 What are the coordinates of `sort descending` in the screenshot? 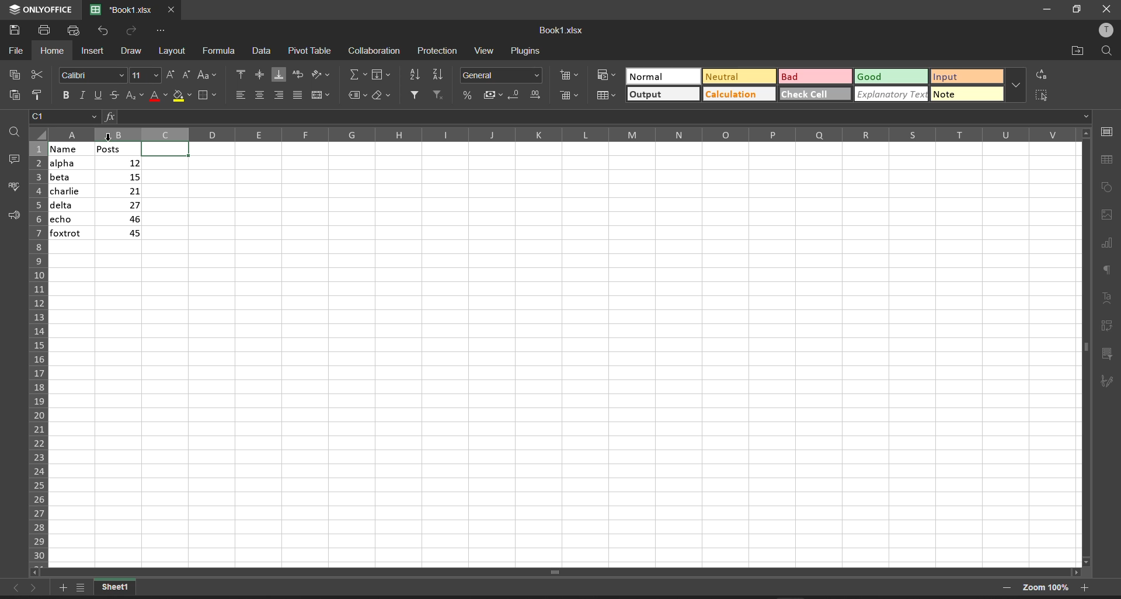 It's located at (439, 75).